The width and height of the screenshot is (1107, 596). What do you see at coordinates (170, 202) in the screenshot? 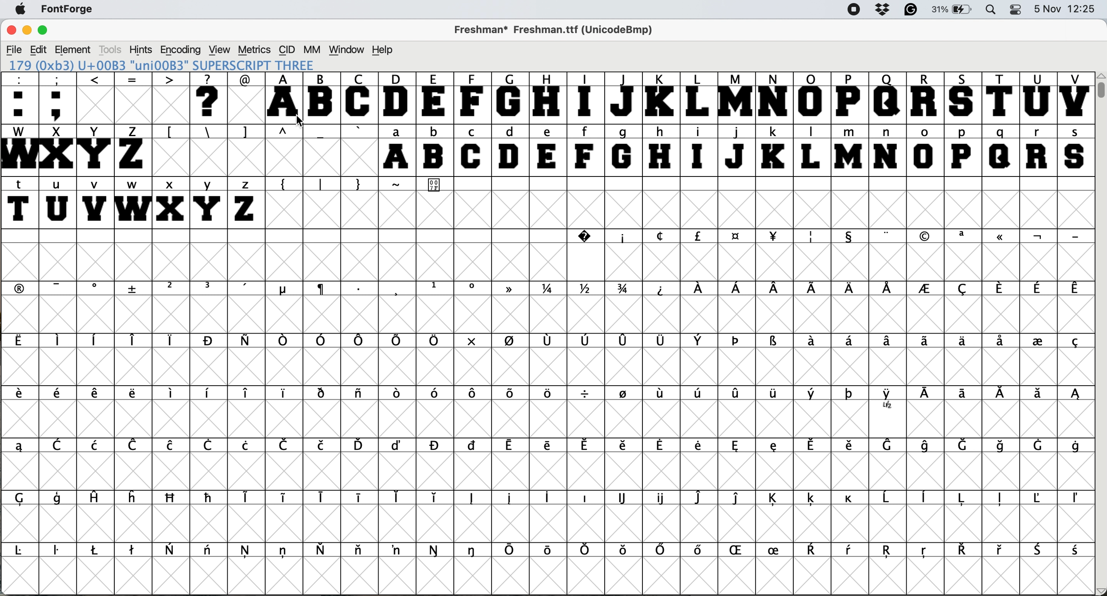
I see `x` at bounding box center [170, 202].